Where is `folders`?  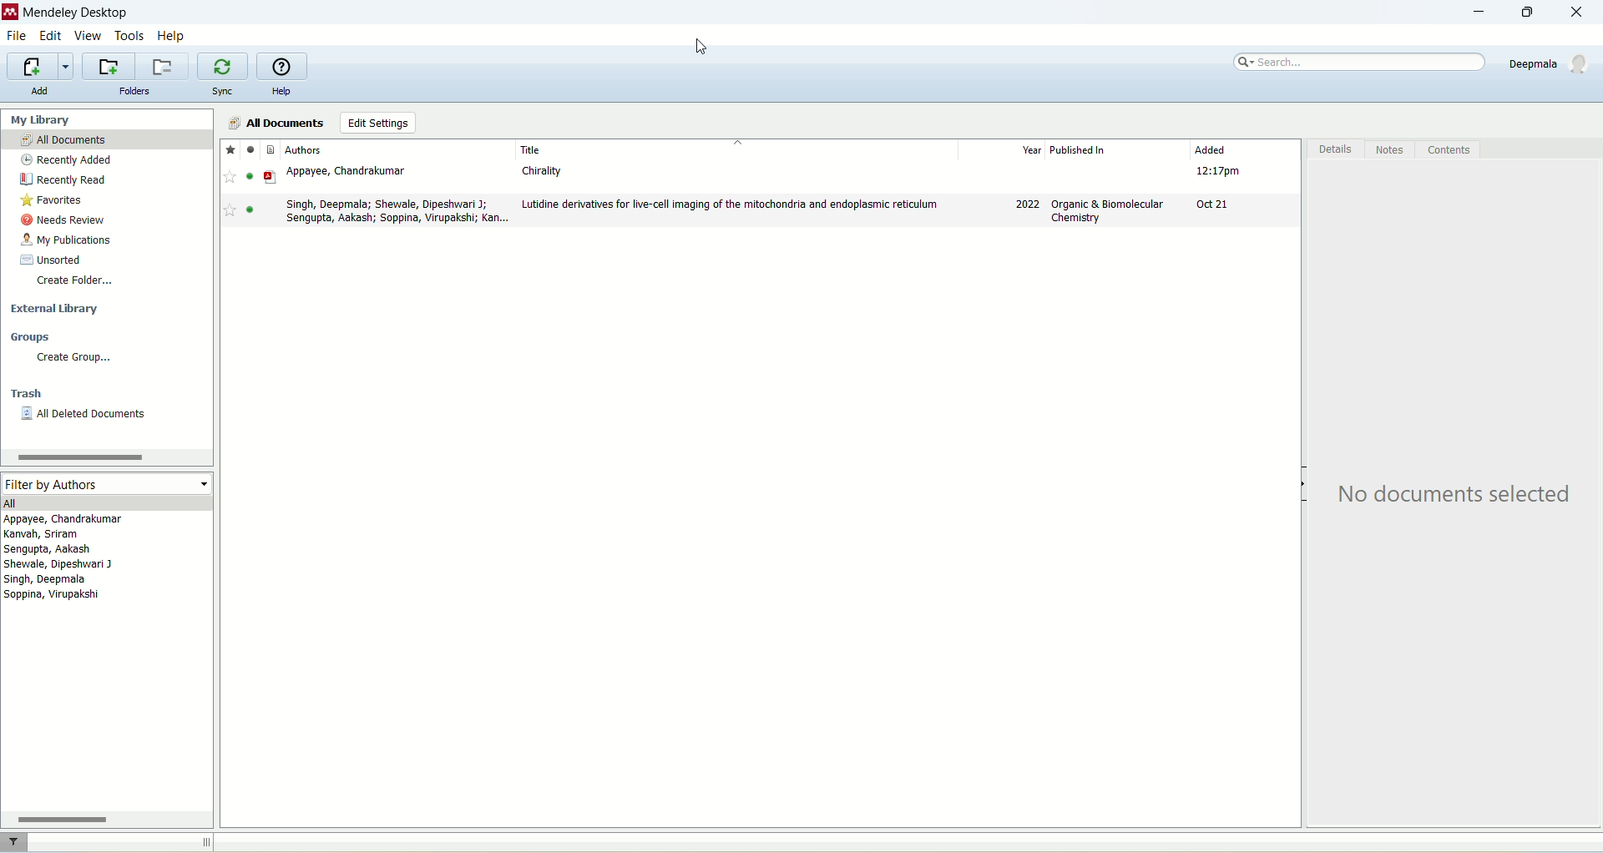 folders is located at coordinates (134, 92).